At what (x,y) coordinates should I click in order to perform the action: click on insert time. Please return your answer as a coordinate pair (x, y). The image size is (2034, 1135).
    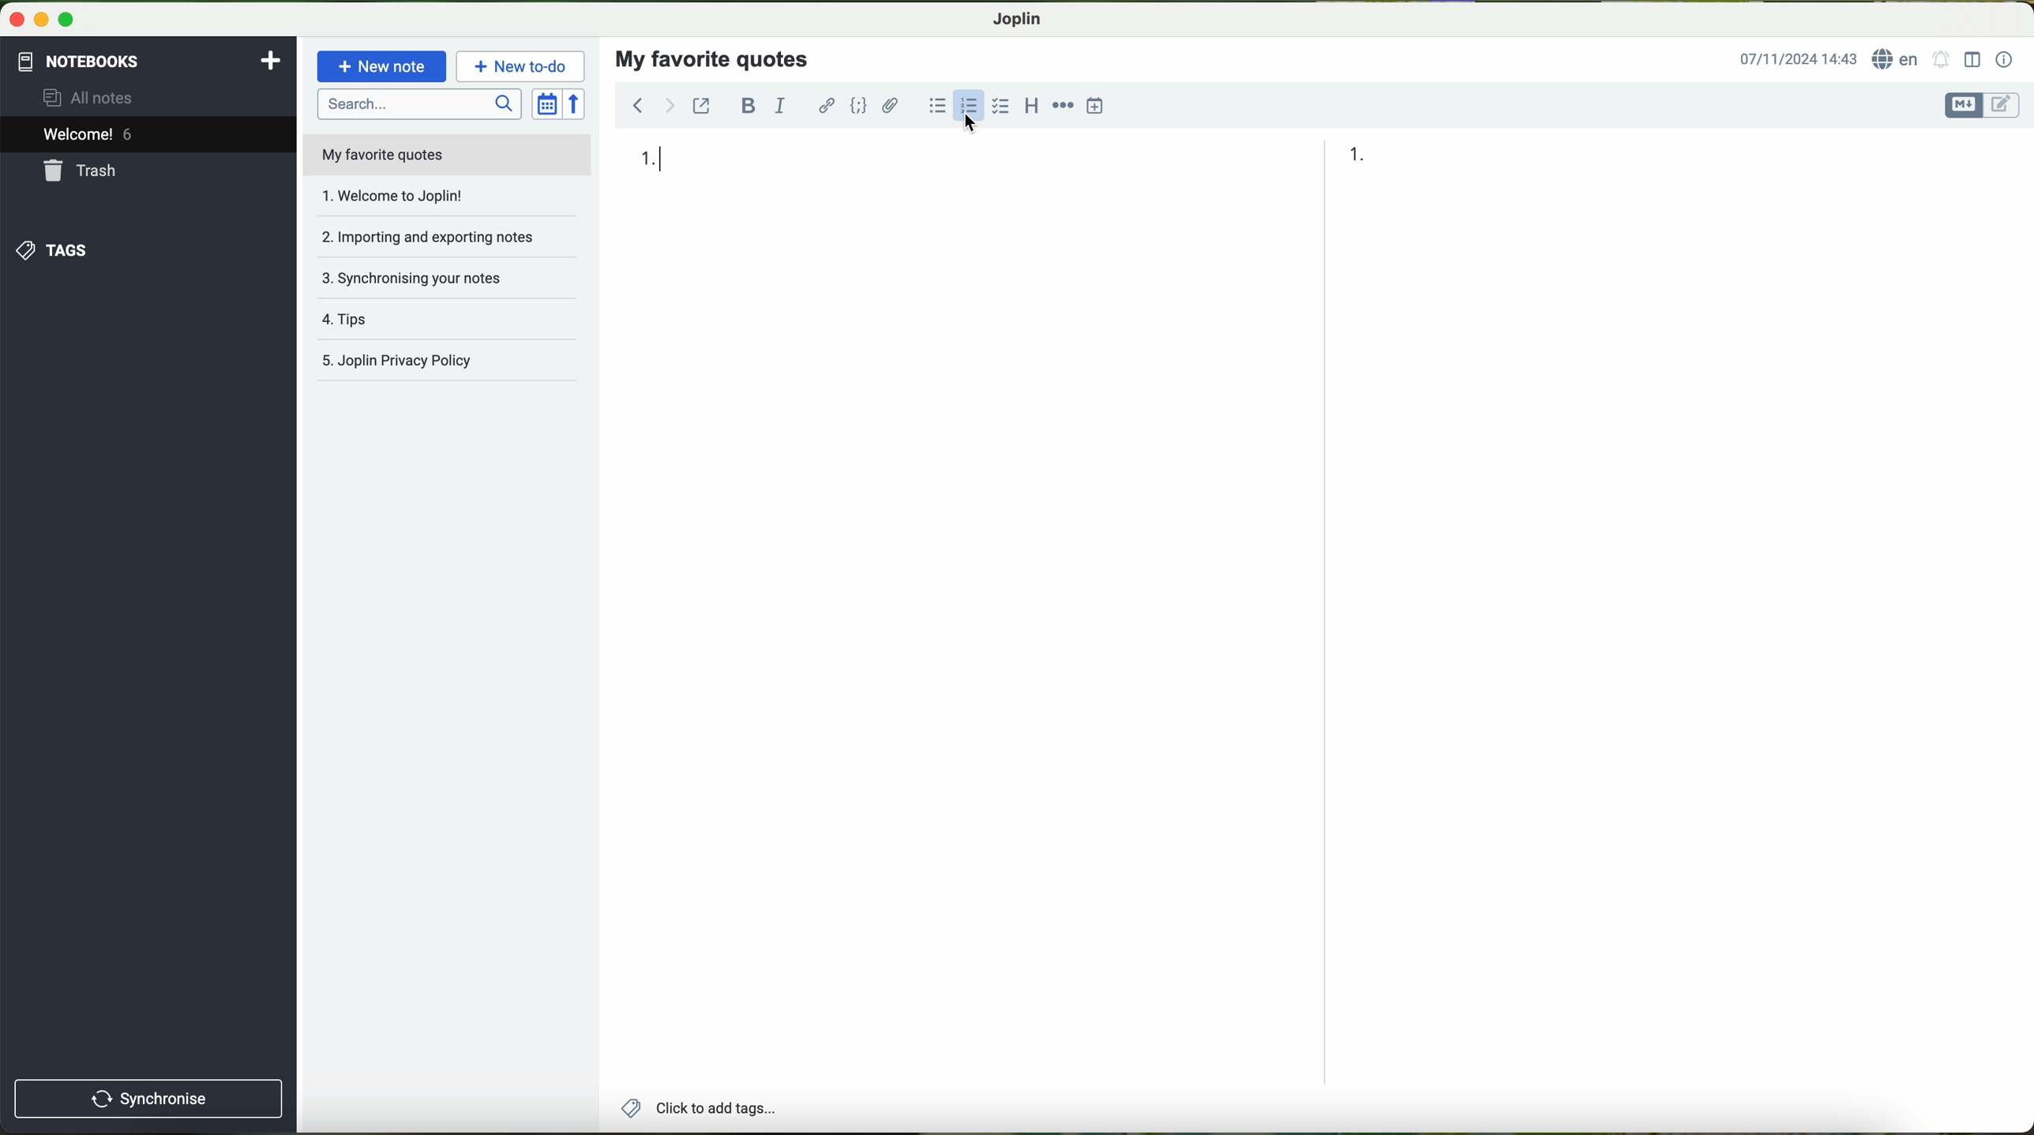
    Looking at the image, I should click on (1099, 105).